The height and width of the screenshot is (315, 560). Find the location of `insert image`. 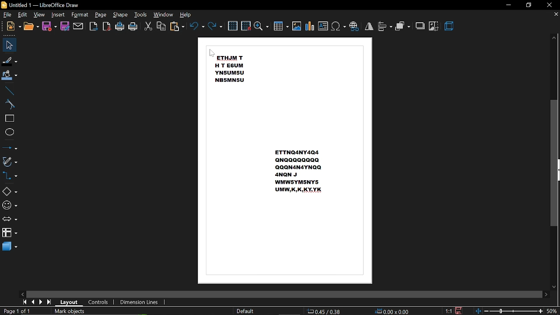

insert image is located at coordinates (297, 26).